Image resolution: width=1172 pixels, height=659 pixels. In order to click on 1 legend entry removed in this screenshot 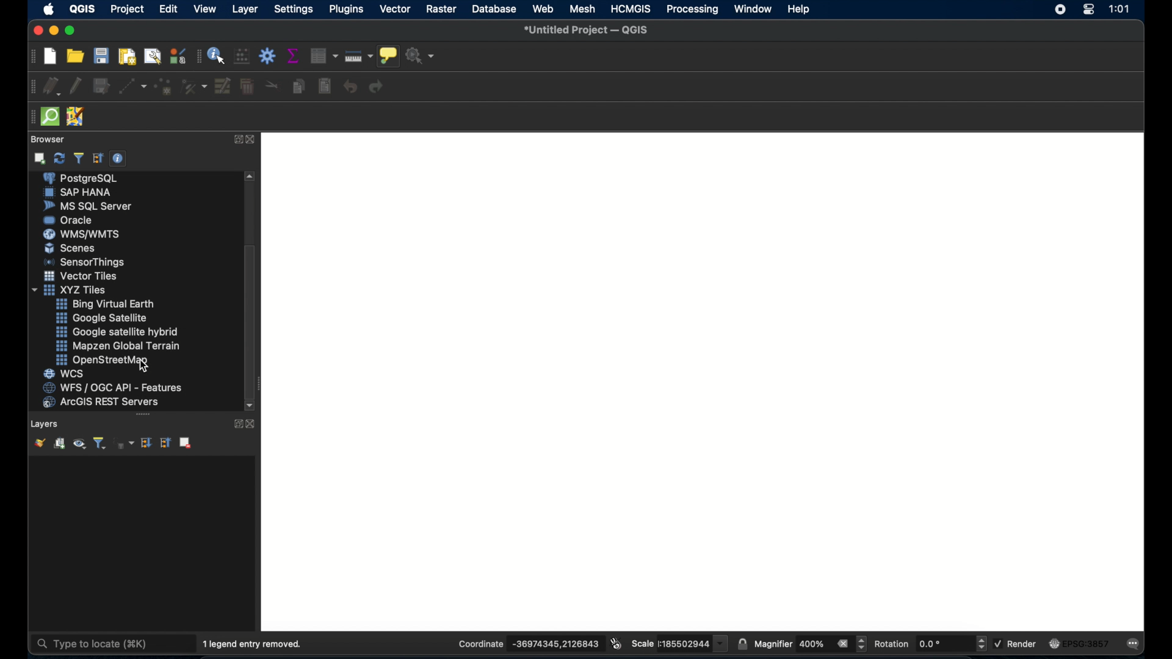, I will do `click(253, 644)`.